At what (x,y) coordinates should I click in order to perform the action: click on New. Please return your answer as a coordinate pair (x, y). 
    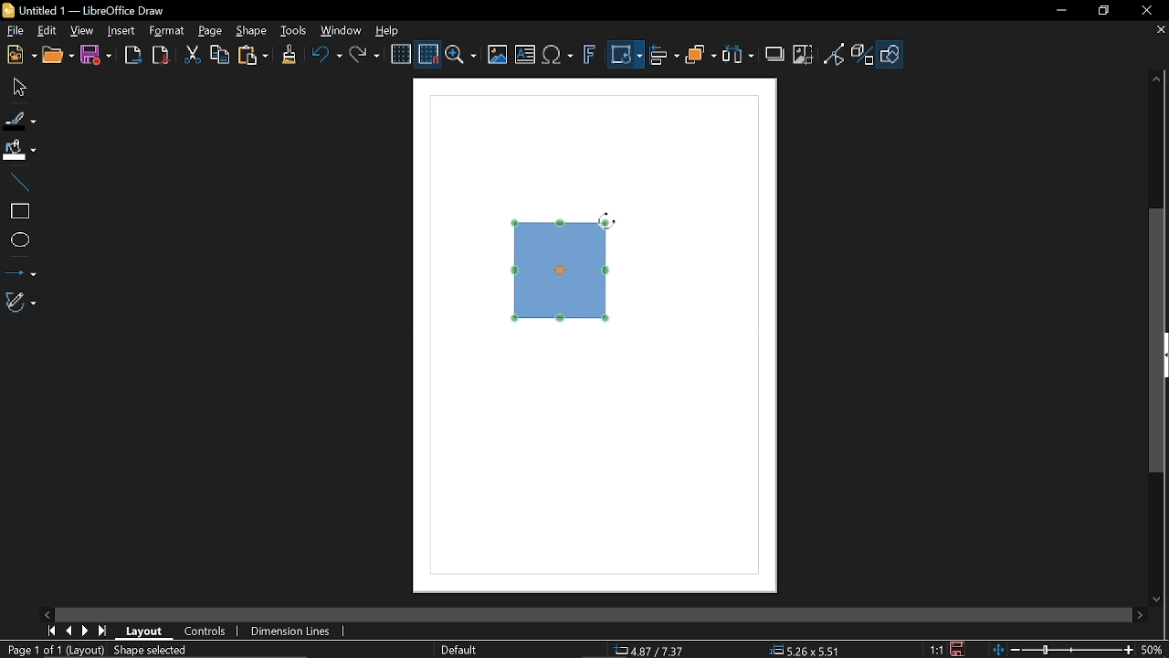
    Looking at the image, I should click on (20, 54).